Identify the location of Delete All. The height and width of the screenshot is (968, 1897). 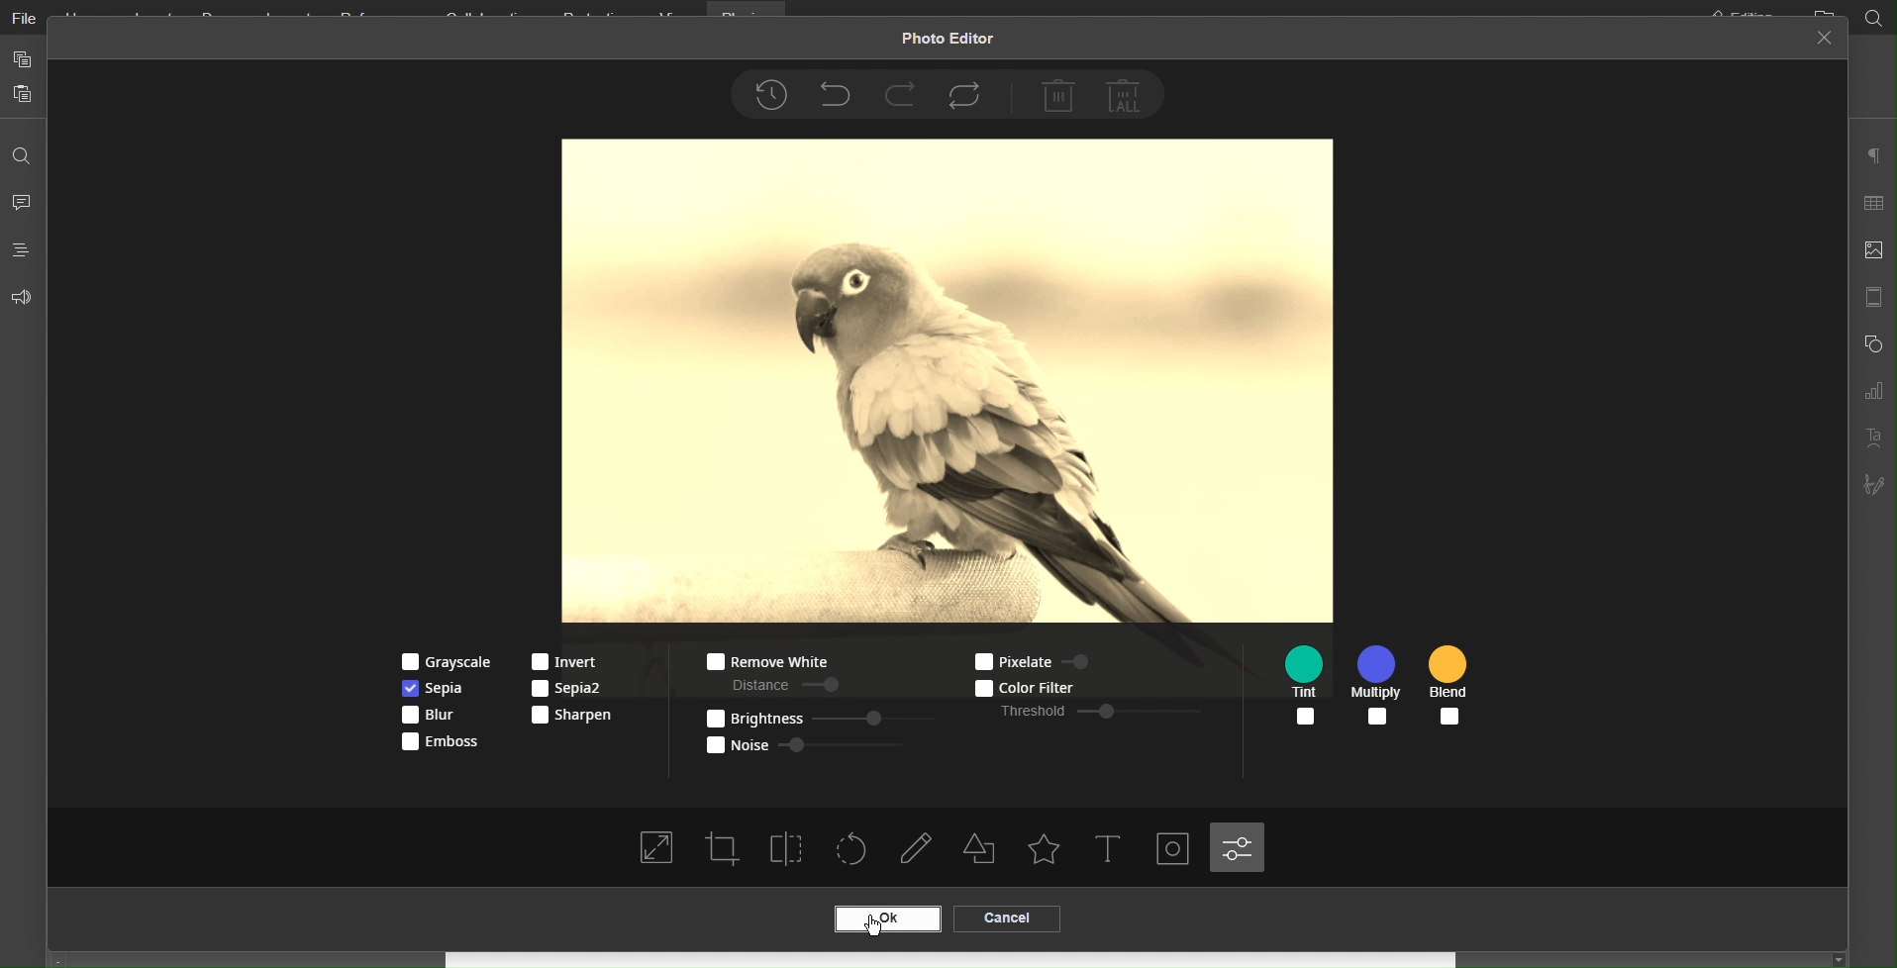
(1128, 94).